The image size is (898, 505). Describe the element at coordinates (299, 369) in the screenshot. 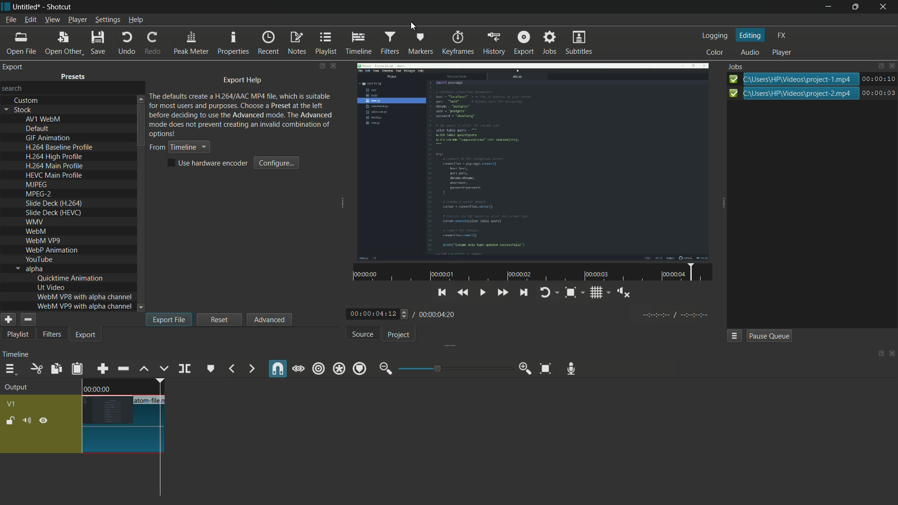

I see `scrub while dragging` at that location.